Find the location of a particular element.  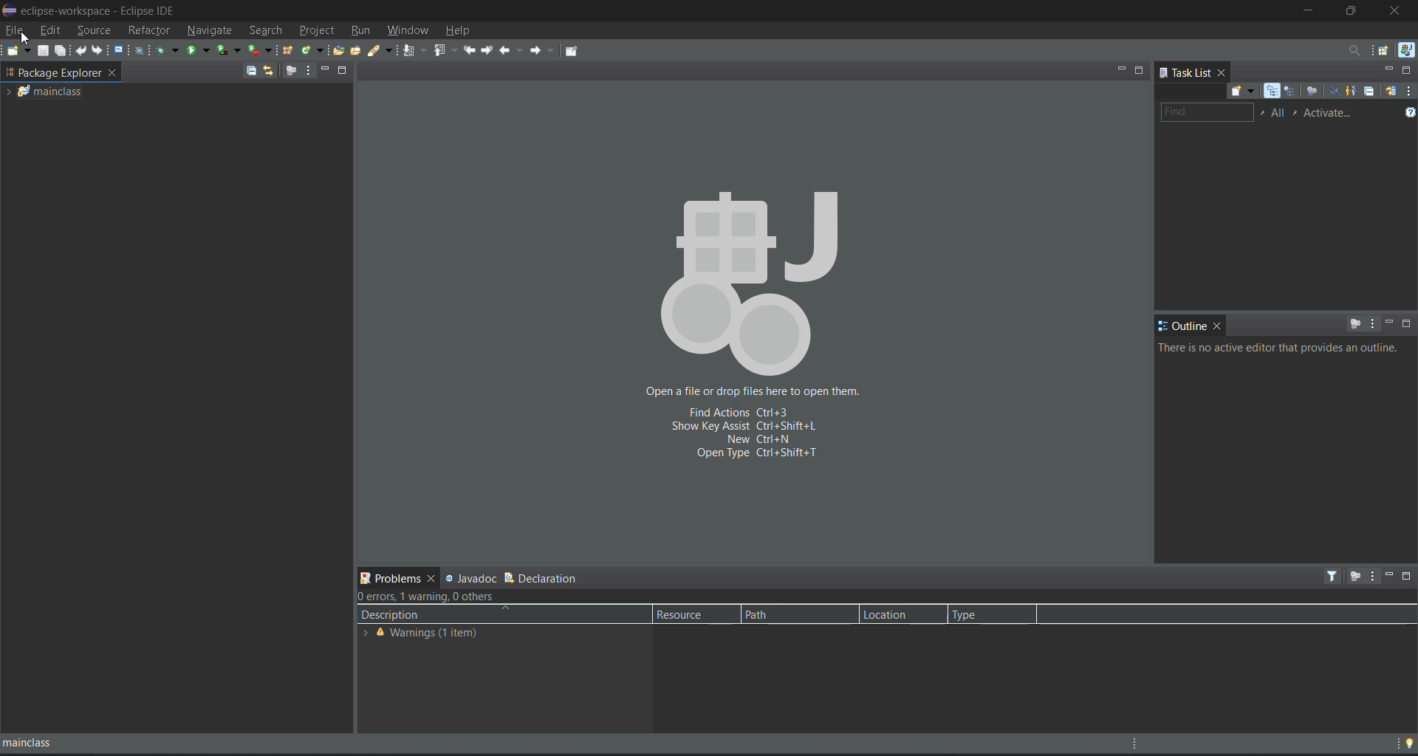

close is located at coordinates (112, 71).